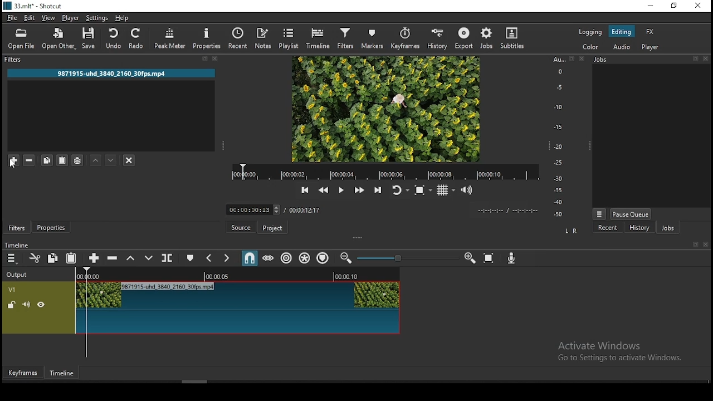 This screenshot has width=713, height=401. What do you see at coordinates (467, 190) in the screenshot?
I see `show the volume control` at bounding box center [467, 190].